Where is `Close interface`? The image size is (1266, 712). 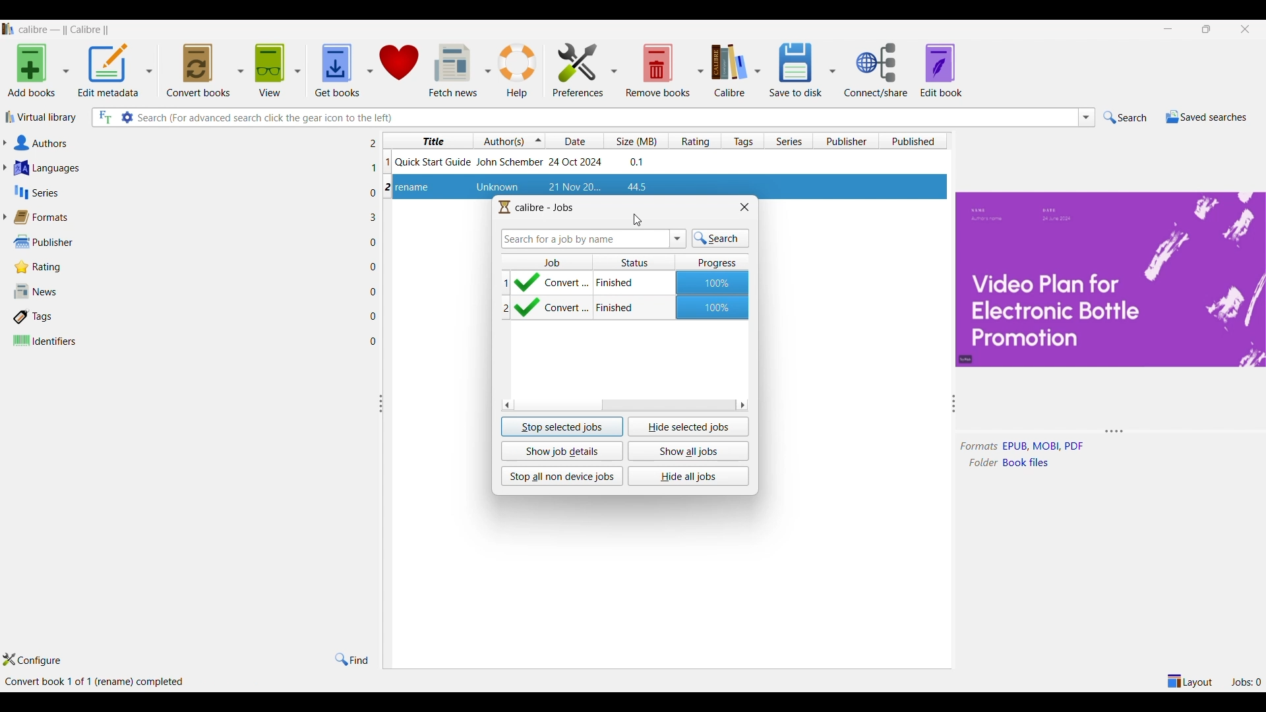 Close interface is located at coordinates (1245, 29).